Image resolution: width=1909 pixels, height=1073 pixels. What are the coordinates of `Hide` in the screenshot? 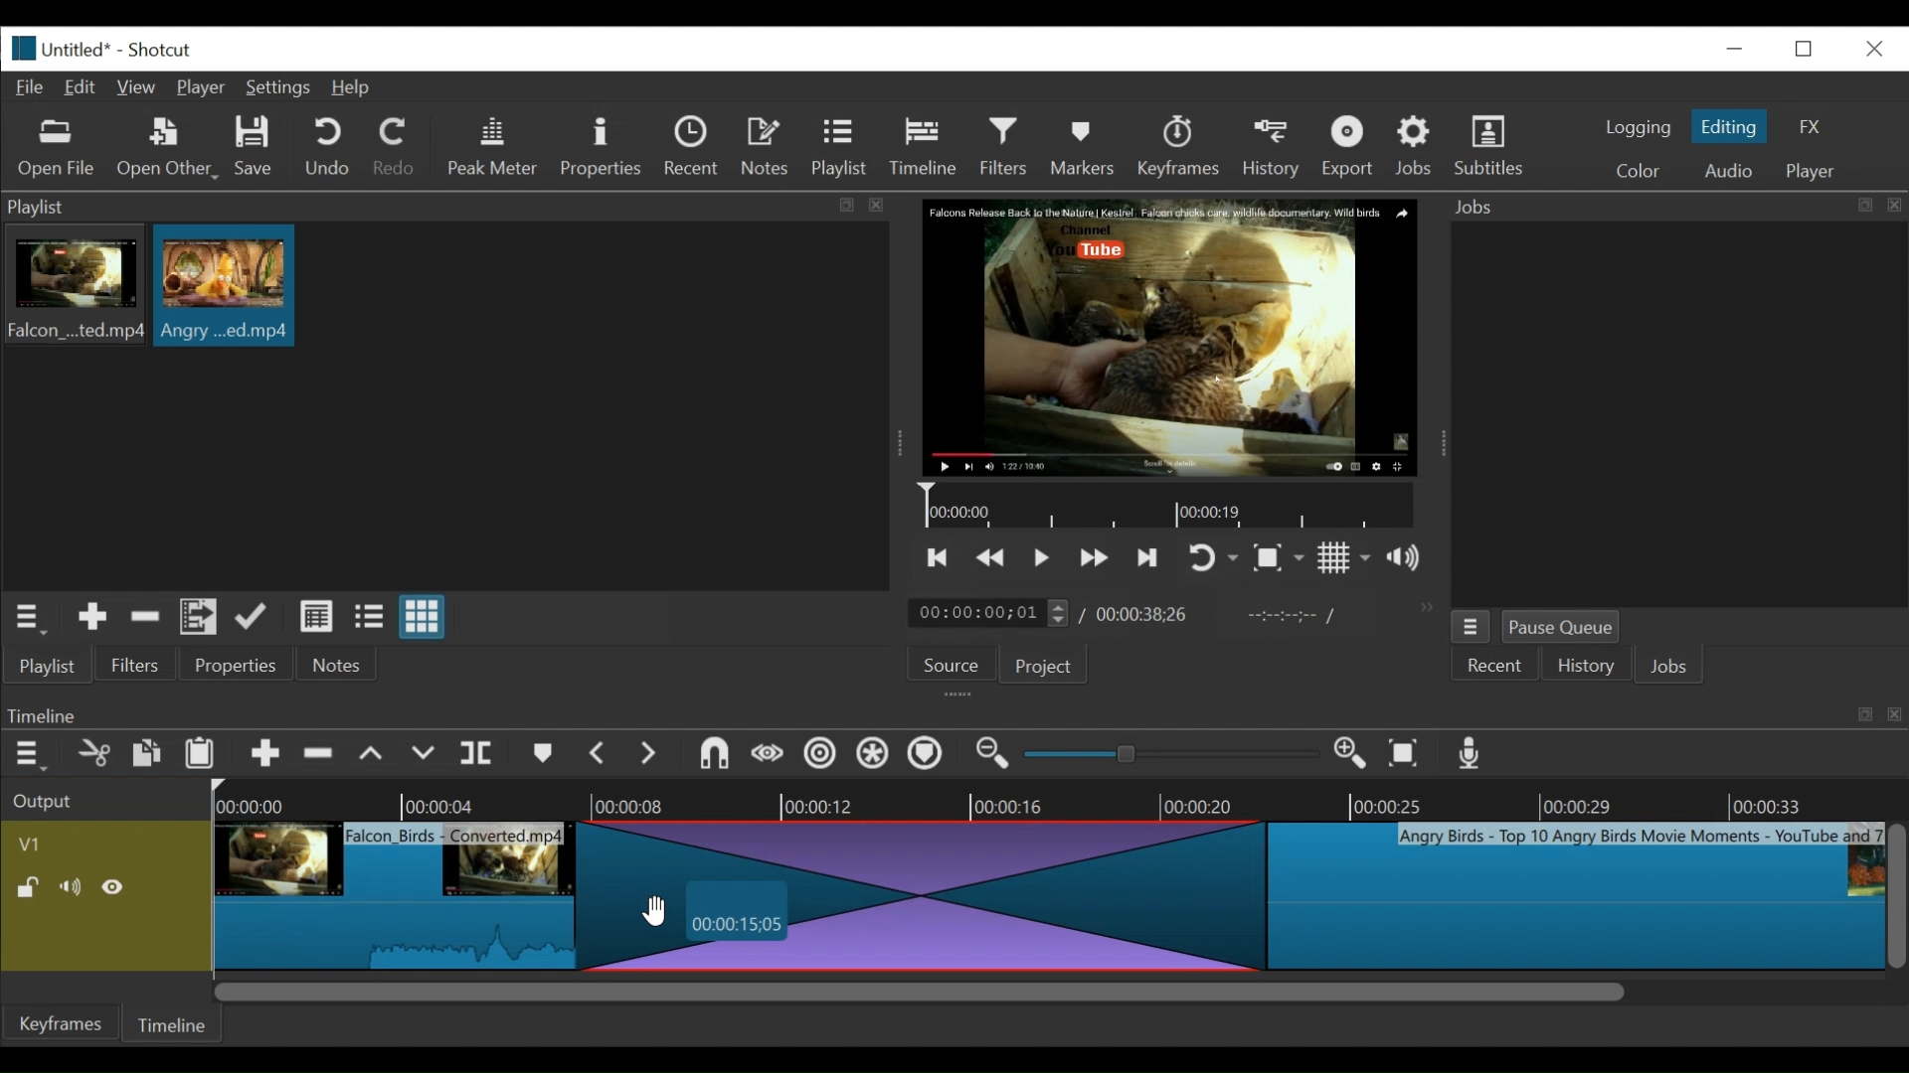 It's located at (118, 887).